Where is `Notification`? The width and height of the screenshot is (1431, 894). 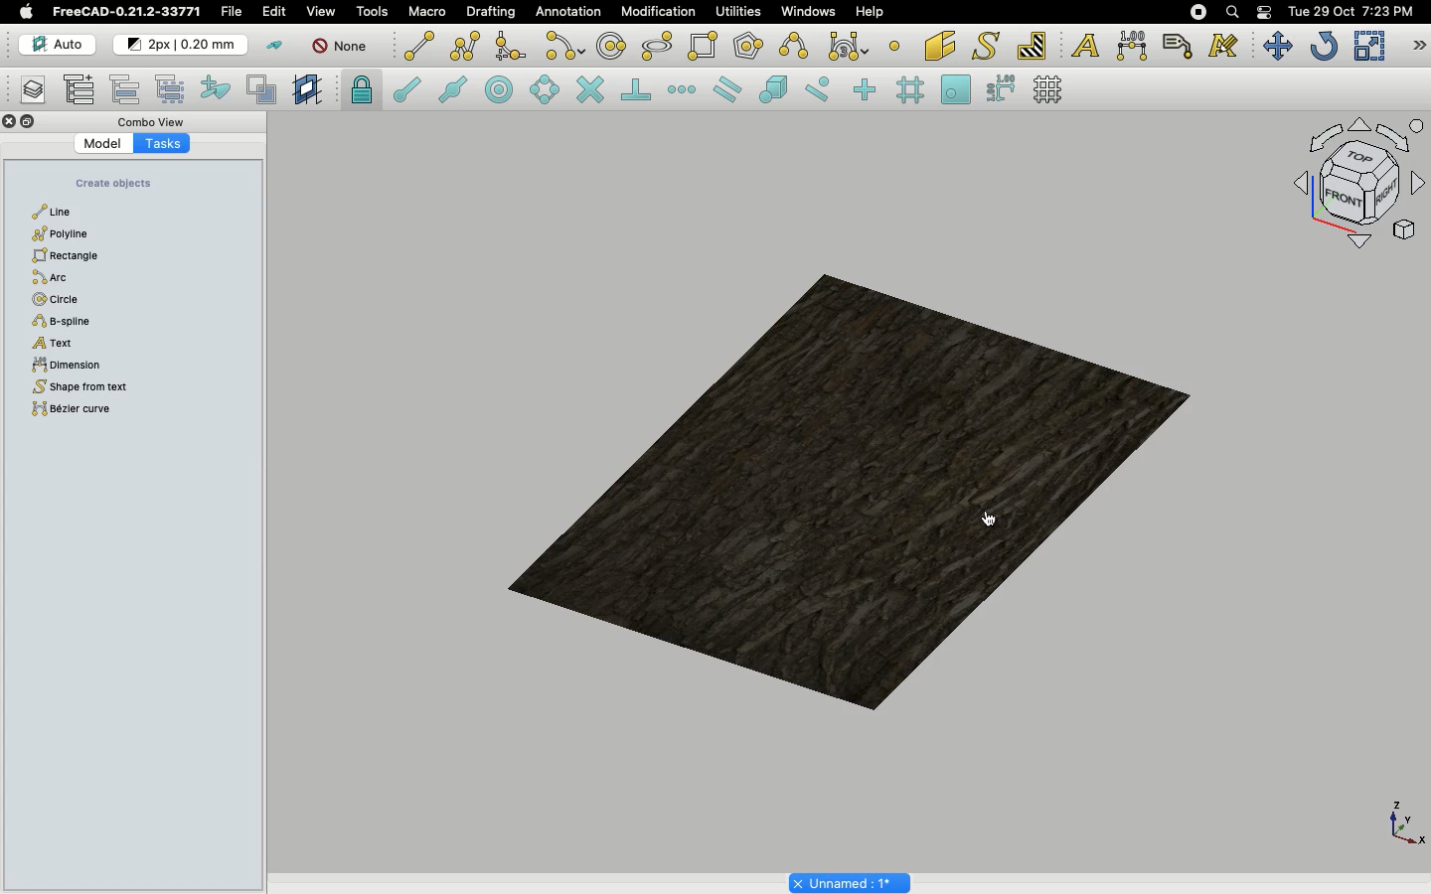 Notification is located at coordinates (1265, 11).